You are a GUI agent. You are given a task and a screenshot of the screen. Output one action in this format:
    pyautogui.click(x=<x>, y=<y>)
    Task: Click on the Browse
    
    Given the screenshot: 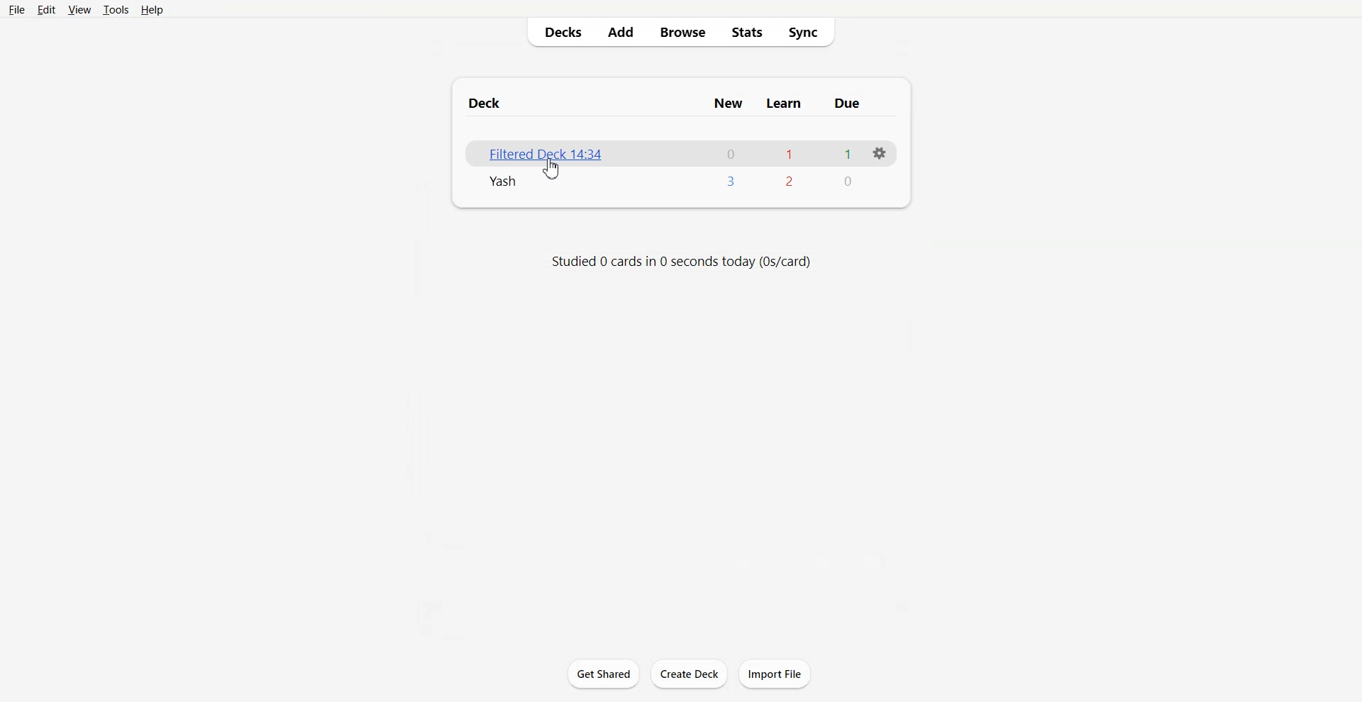 What is the action you would take?
    pyautogui.click(x=682, y=33)
    